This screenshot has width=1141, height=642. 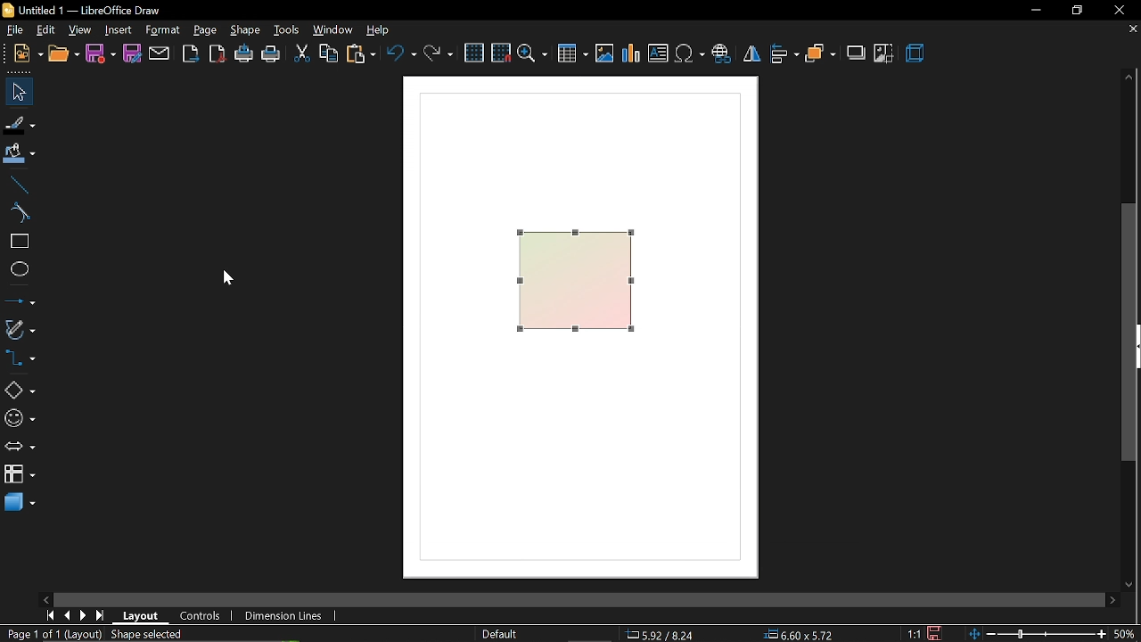 What do you see at coordinates (667, 633) in the screenshot?
I see `co-ordinate (5.92/8.24)` at bounding box center [667, 633].